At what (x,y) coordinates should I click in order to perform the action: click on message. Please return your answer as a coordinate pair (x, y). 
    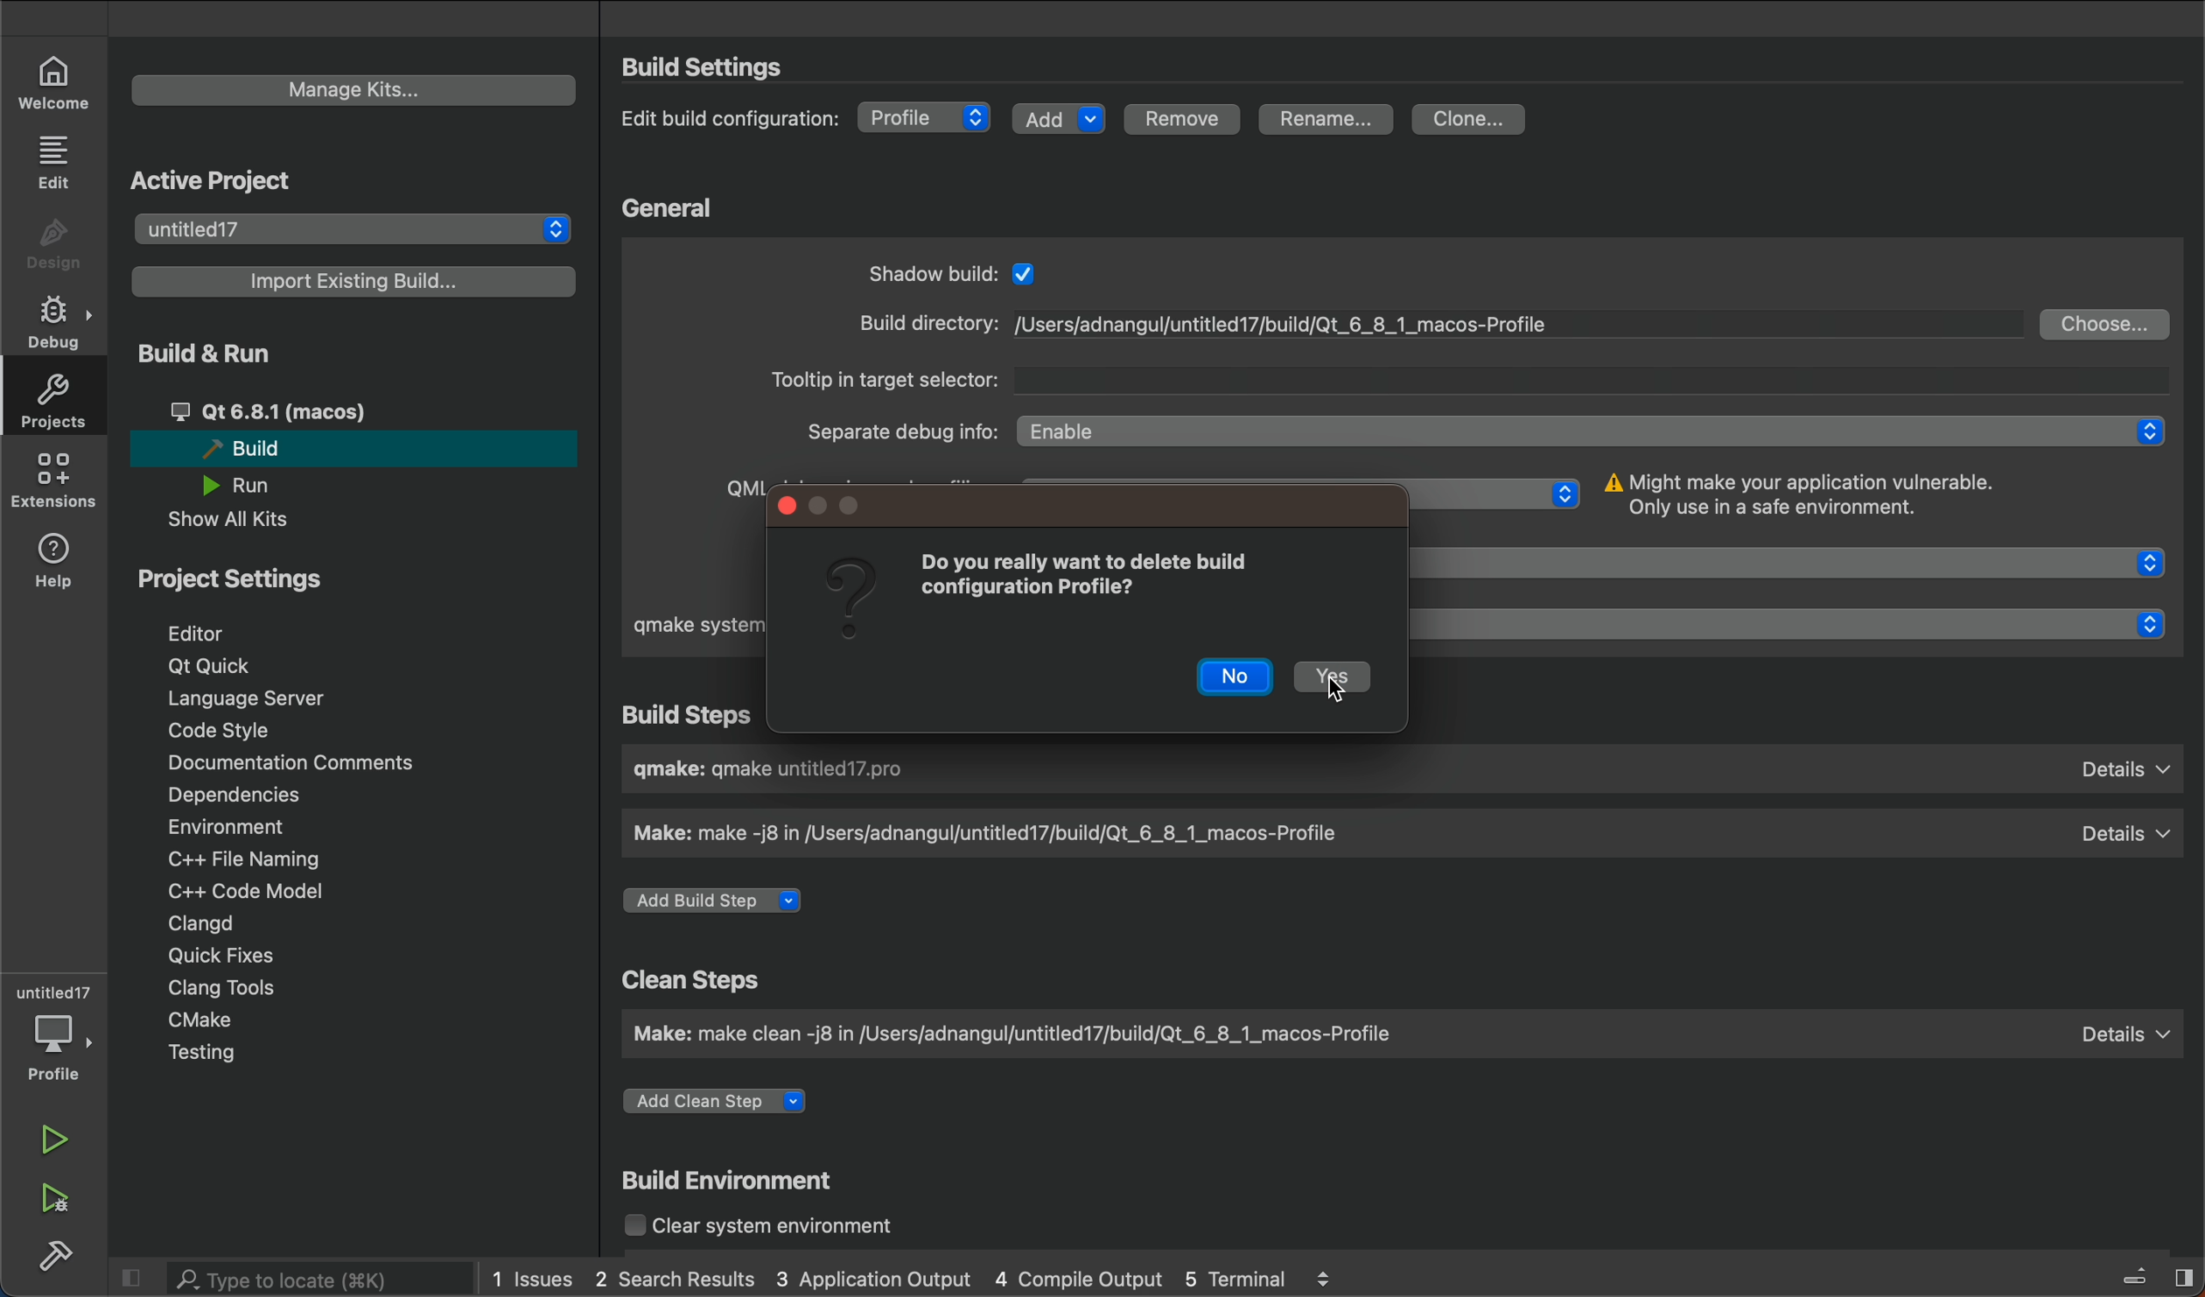
    Looking at the image, I should click on (1092, 573).